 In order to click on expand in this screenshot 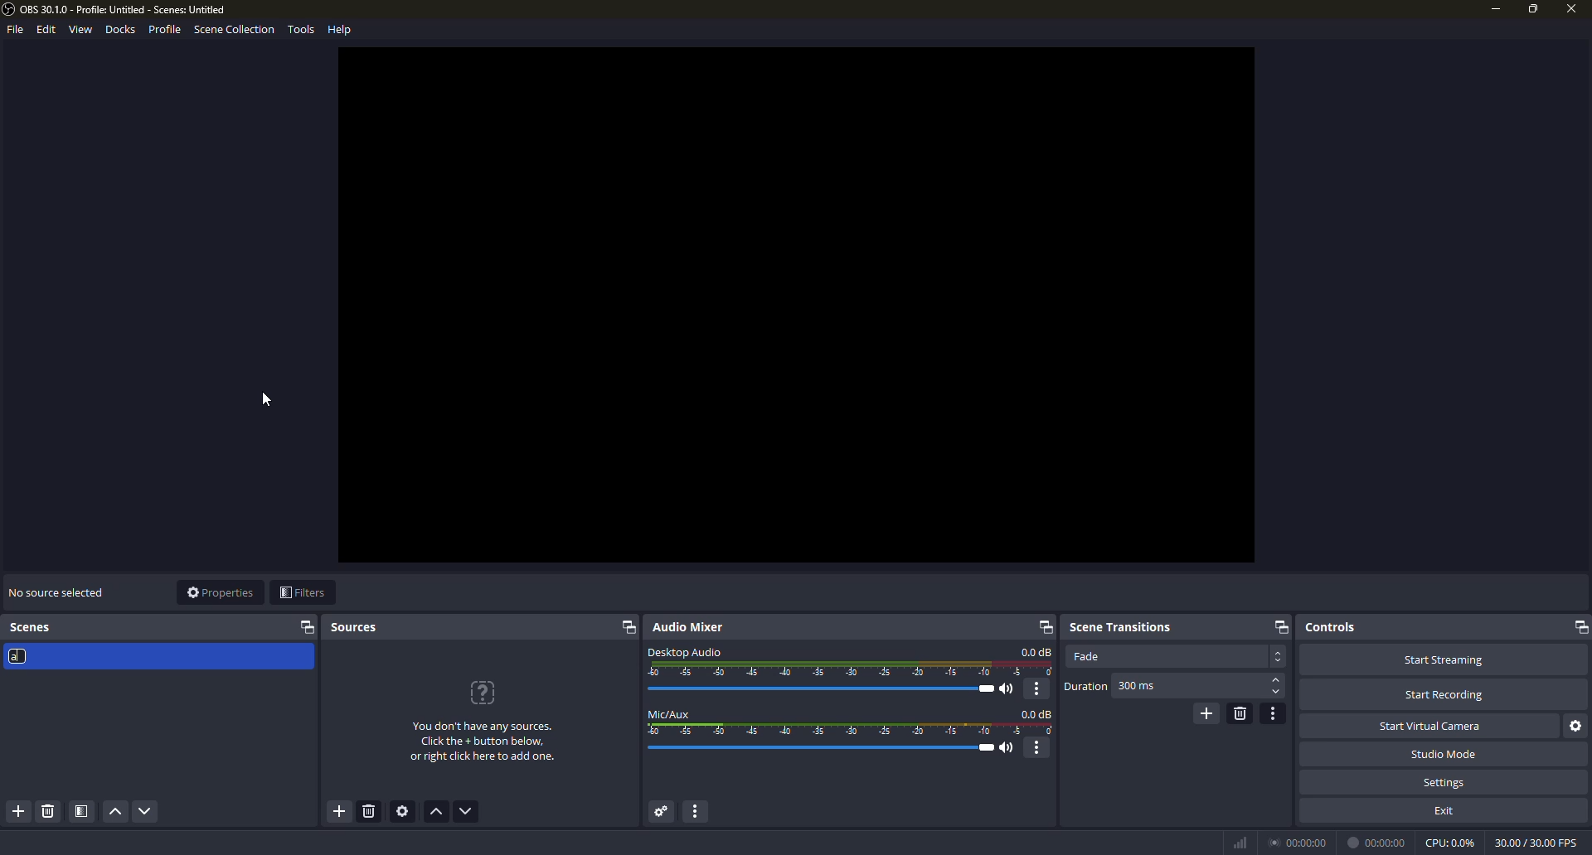, I will do `click(308, 627)`.